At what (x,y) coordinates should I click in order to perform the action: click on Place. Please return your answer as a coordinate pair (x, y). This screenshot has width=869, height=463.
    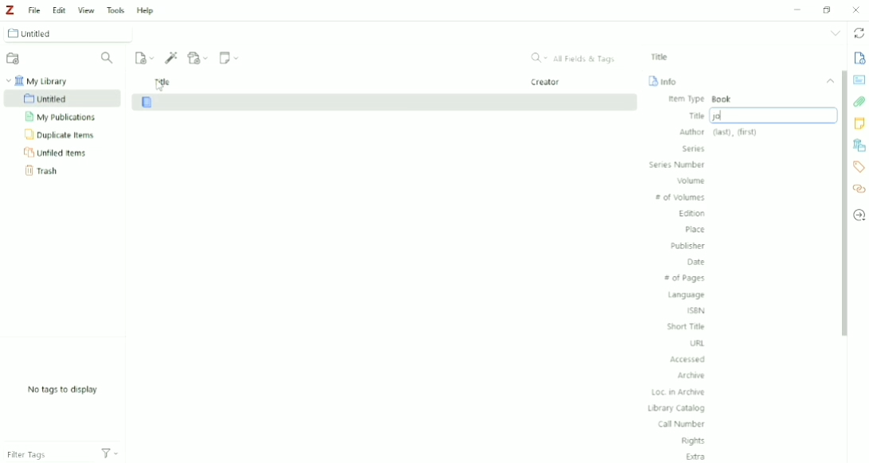
    Looking at the image, I should click on (694, 230).